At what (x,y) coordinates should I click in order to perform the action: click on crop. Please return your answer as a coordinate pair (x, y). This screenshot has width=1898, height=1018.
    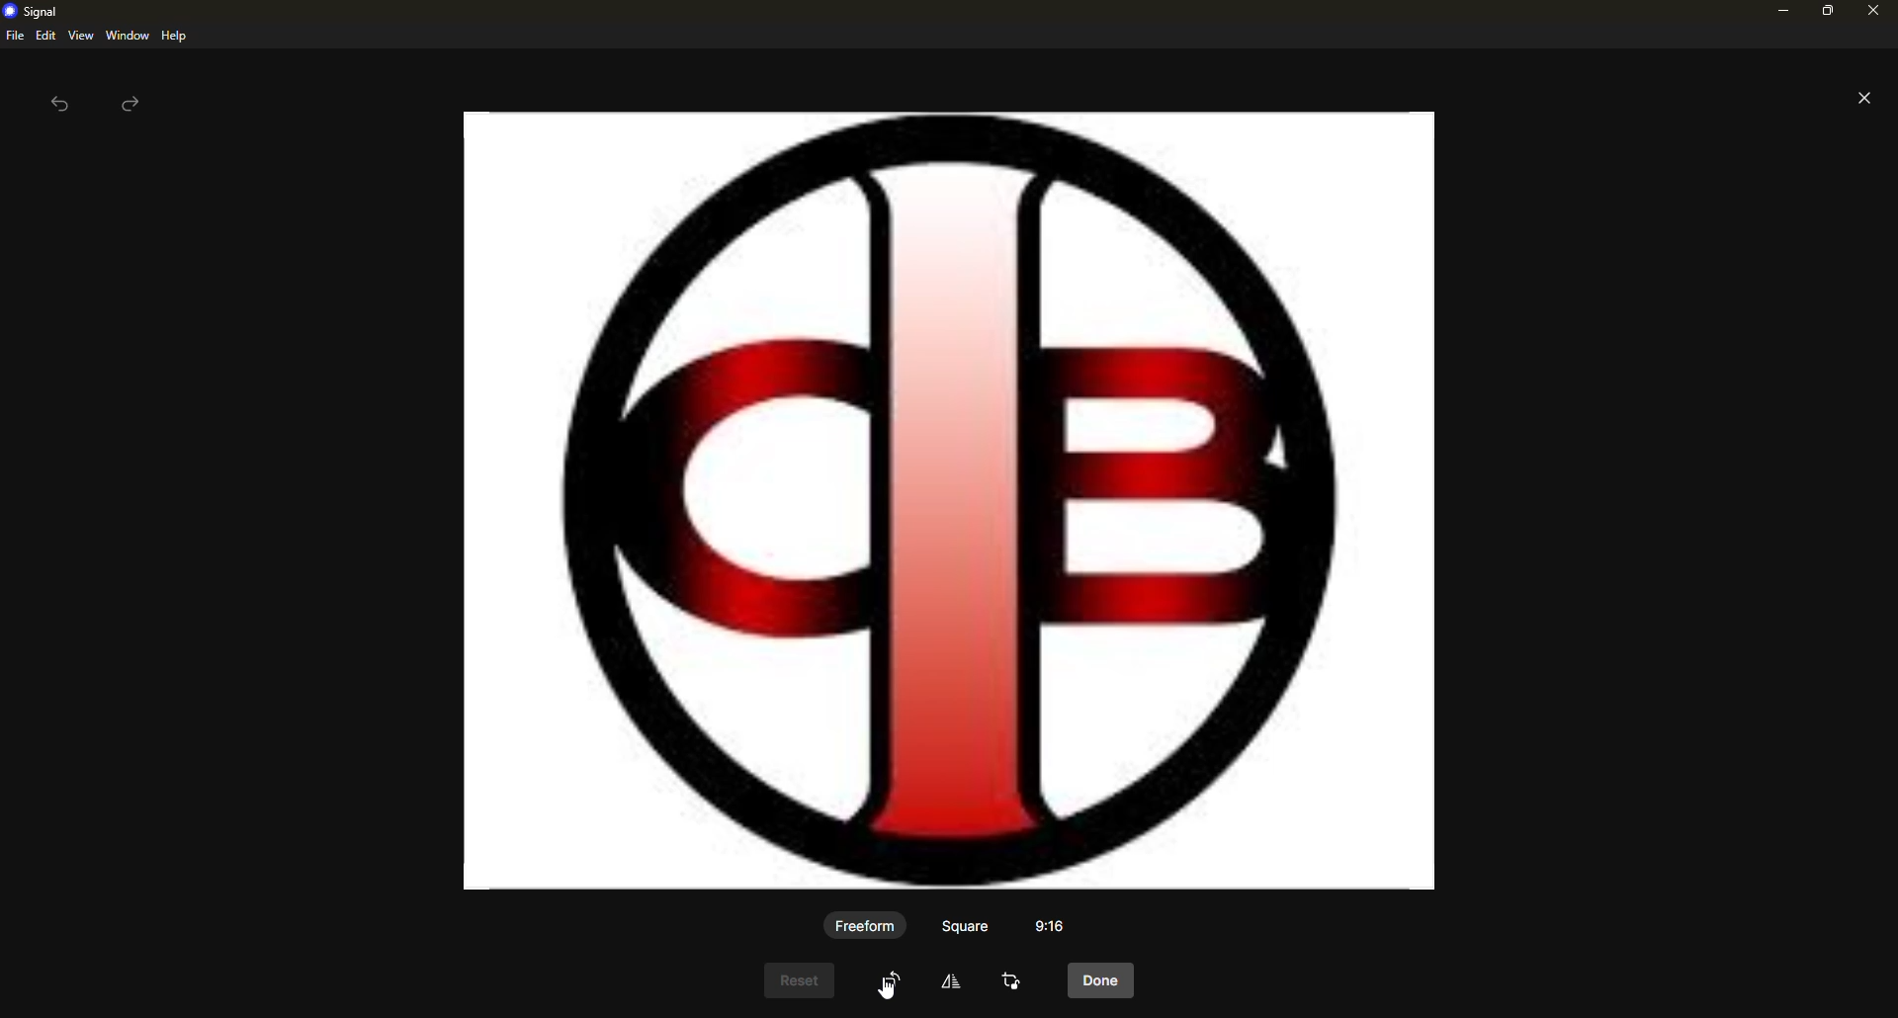
    Looking at the image, I should click on (1016, 983).